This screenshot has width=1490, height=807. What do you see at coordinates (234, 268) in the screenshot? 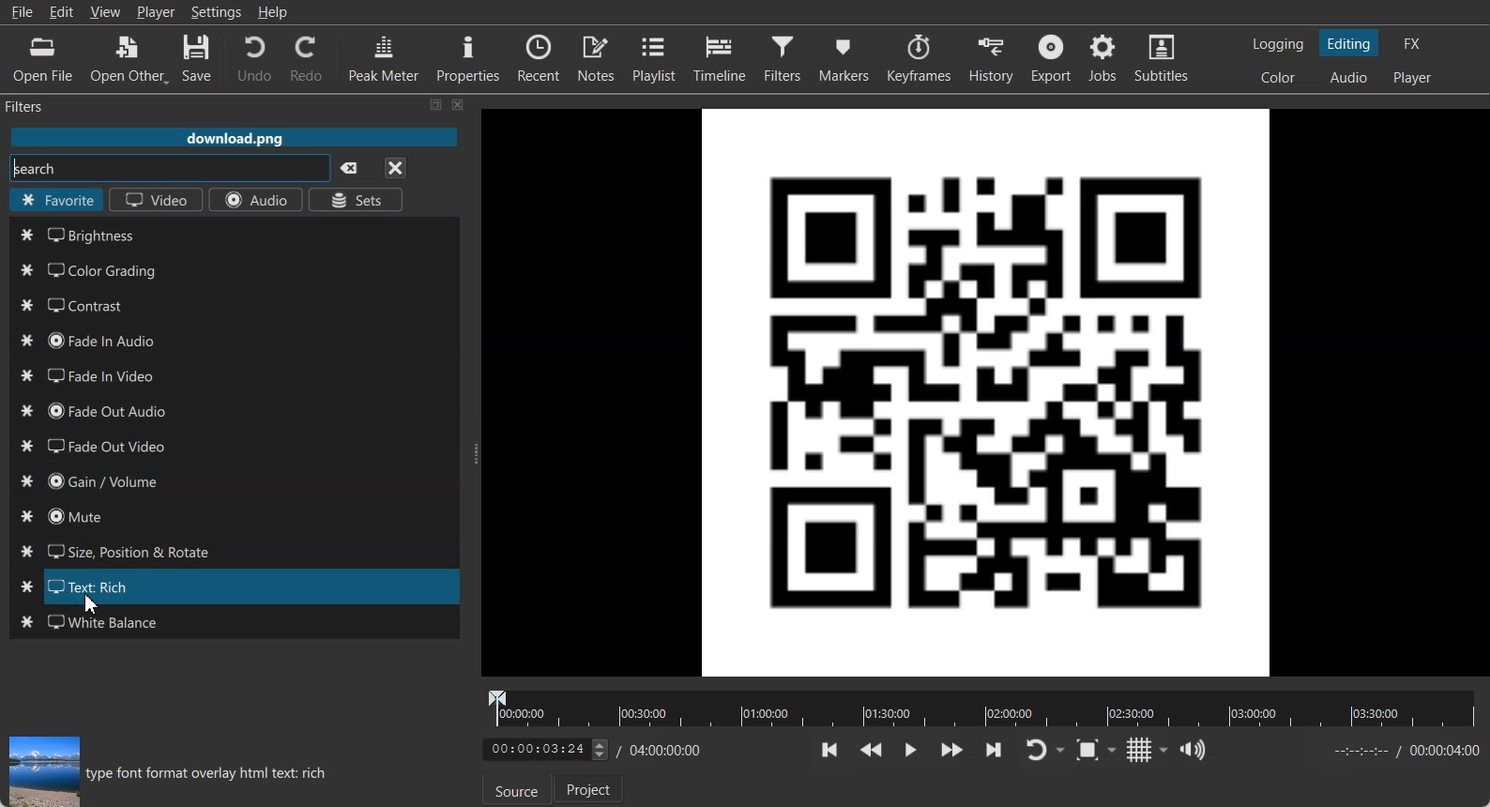
I see `Color Grading` at bounding box center [234, 268].